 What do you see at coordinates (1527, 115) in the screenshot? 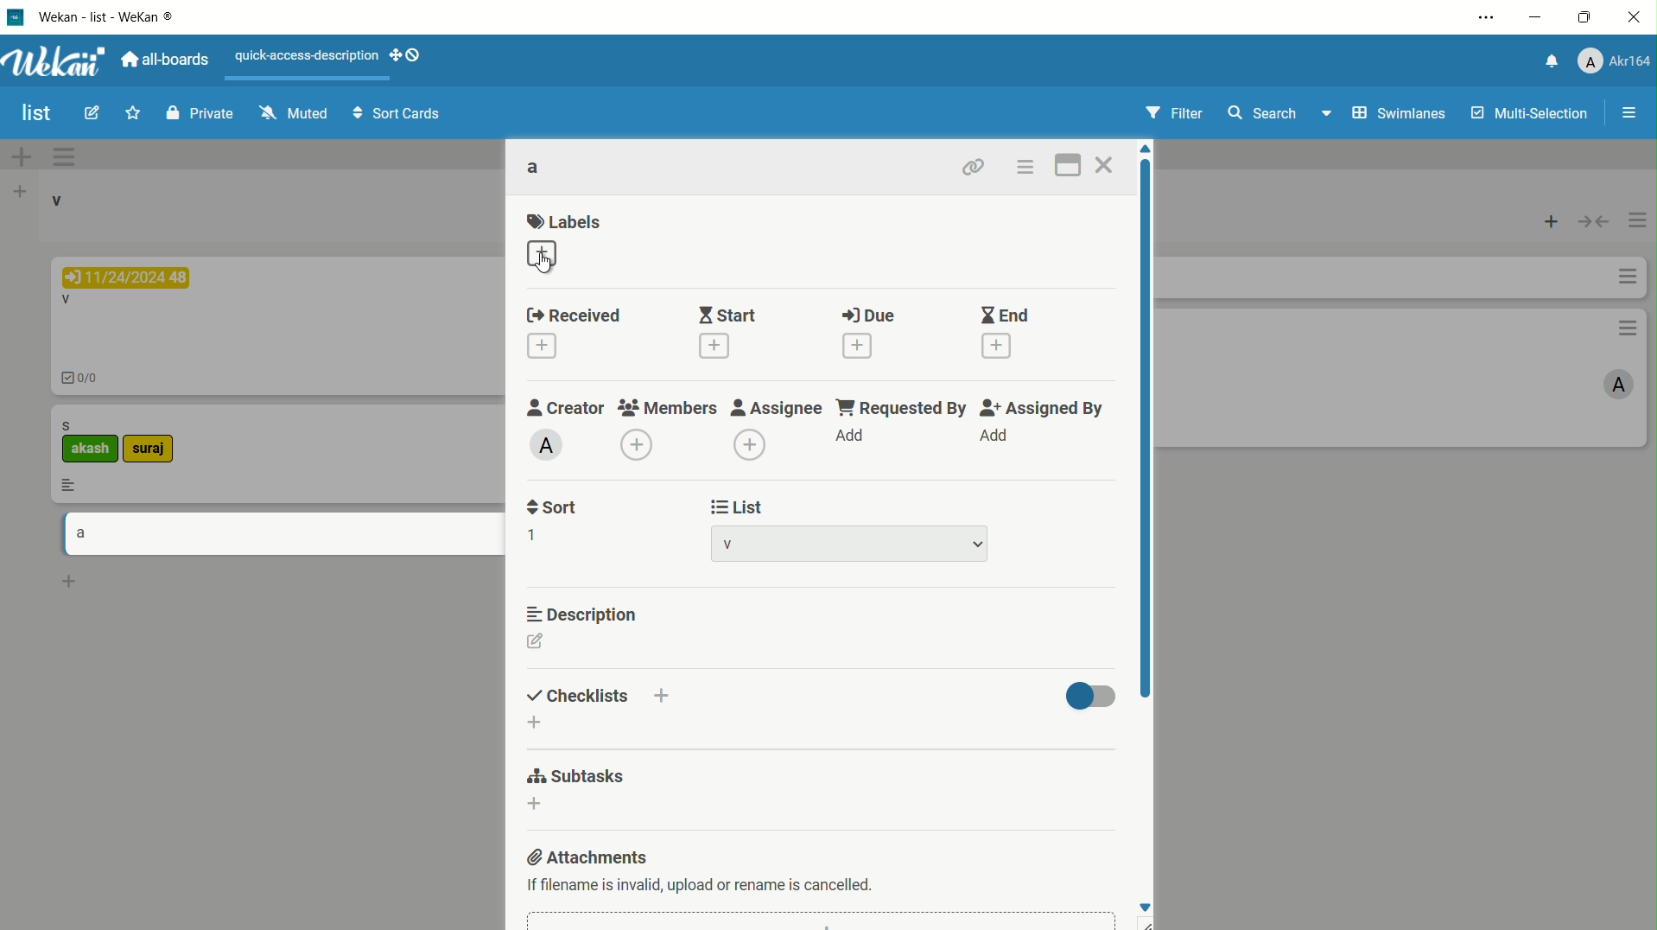
I see `multi selections` at bounding box center [1527, 115].